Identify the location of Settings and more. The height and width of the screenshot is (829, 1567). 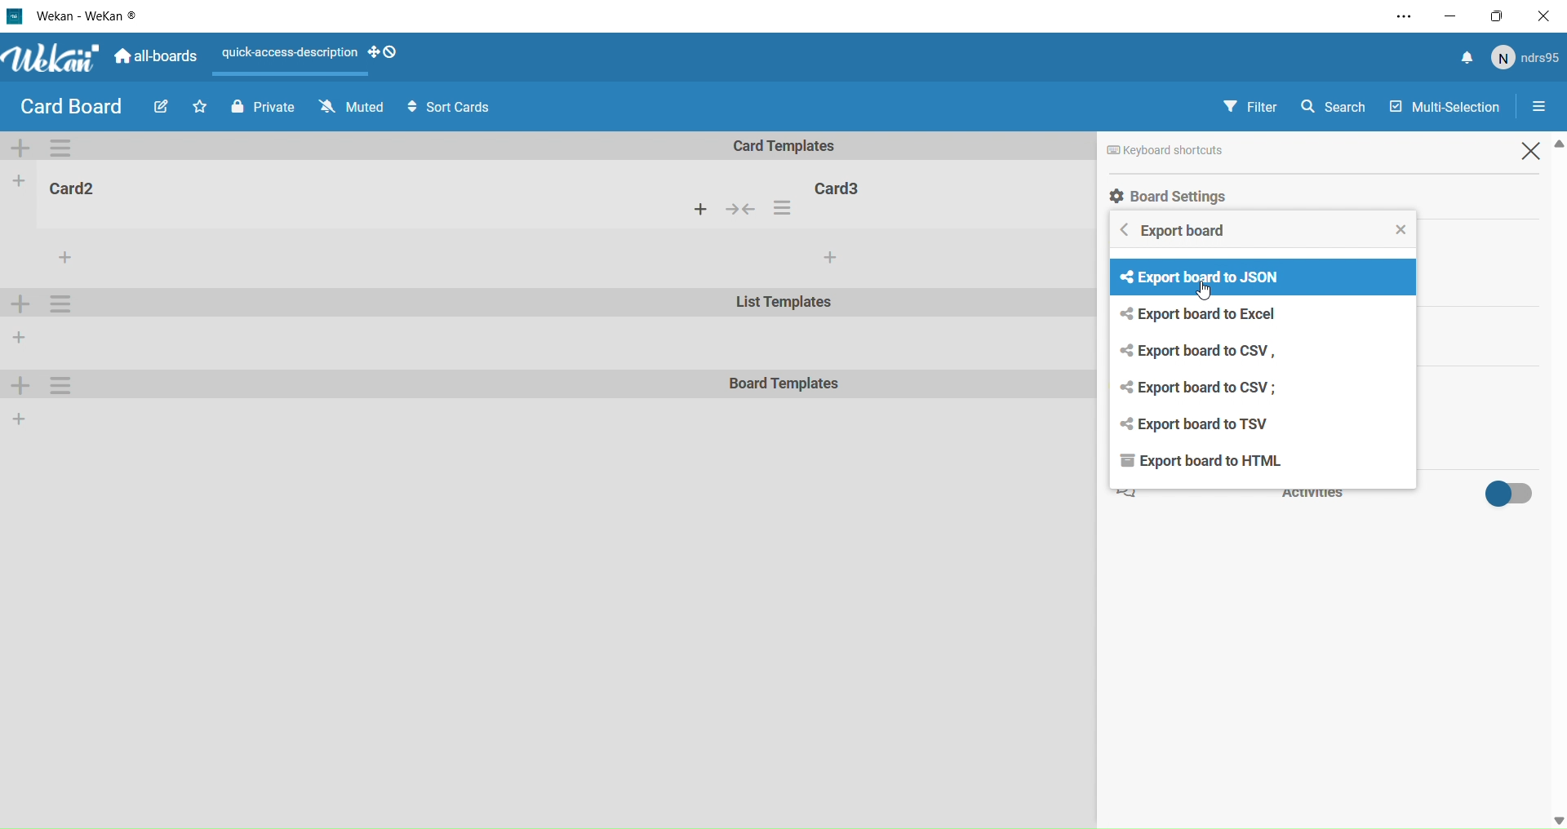
(1397, 17).